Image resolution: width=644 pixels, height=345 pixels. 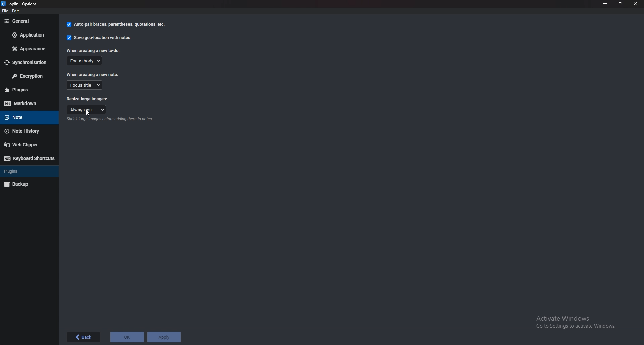 What do you see at coordinates (27, 144) in the screenshot?
I see `Web clipper` at bounding box center [27, 144].